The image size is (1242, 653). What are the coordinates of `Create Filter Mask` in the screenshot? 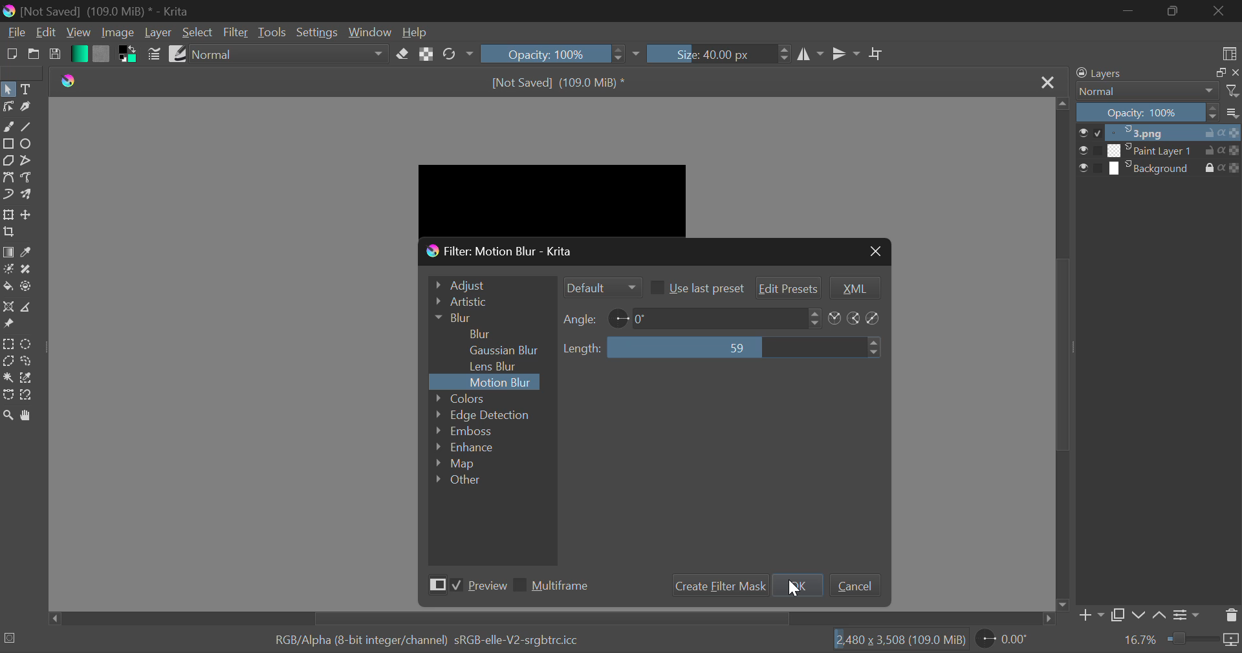 It's located at (717, 586).